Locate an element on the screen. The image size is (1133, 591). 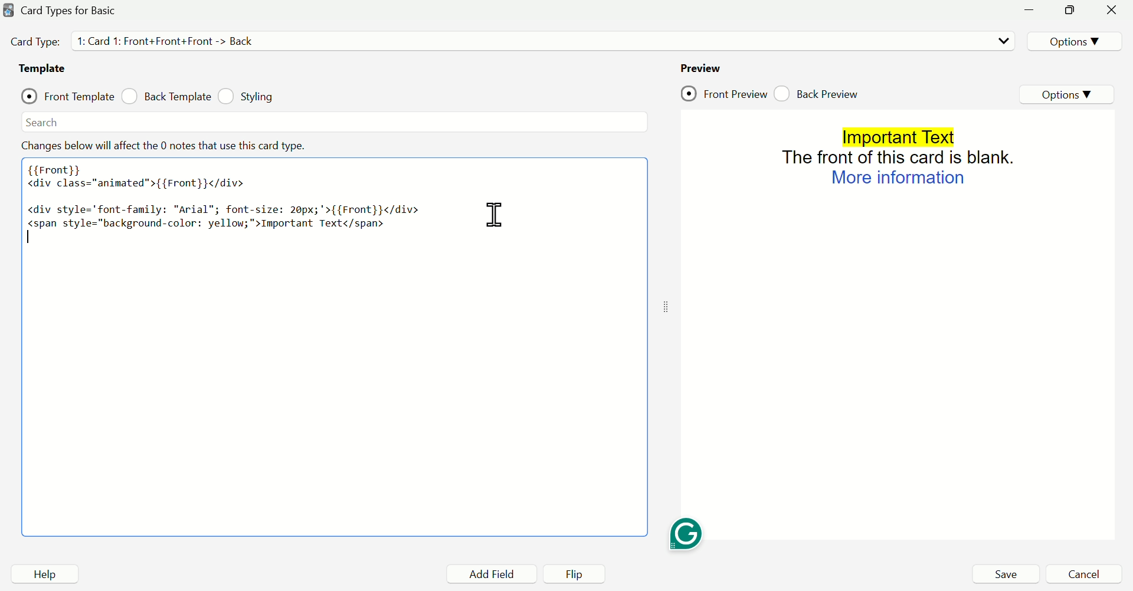
Help is located at coordinates (44, 573).